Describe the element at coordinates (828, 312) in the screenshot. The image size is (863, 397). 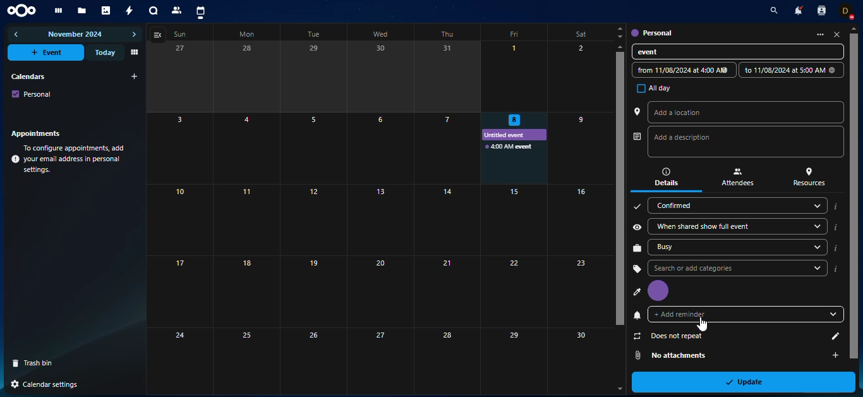
I see `drop down` at that location.